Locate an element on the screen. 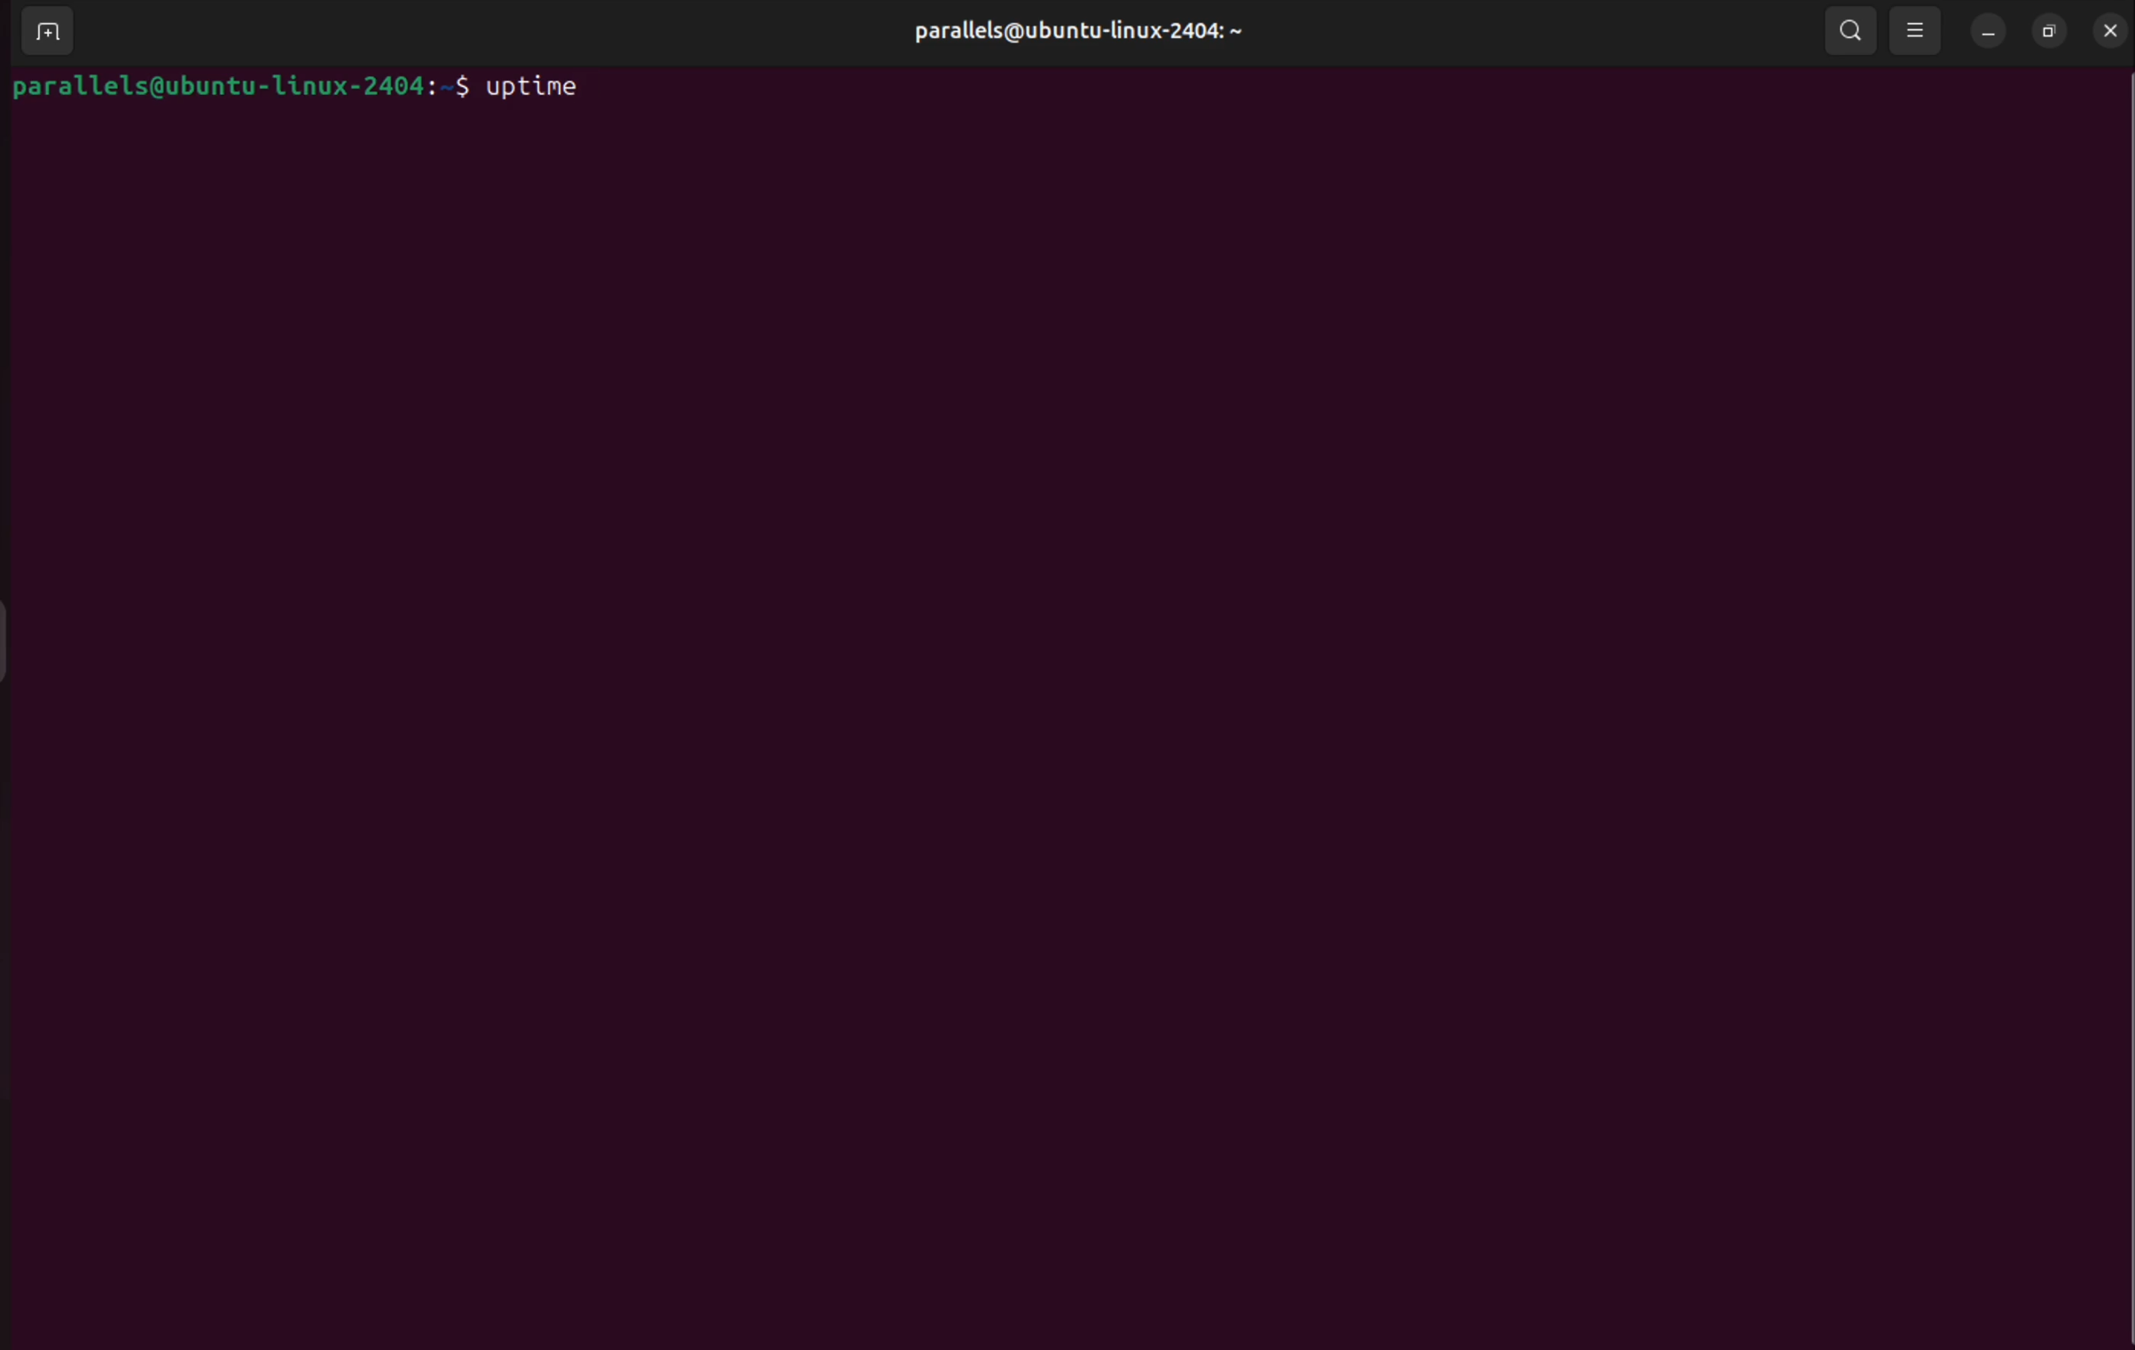 The image size is (2135, 1350). userprofile is located at coordinates (1071, 29).